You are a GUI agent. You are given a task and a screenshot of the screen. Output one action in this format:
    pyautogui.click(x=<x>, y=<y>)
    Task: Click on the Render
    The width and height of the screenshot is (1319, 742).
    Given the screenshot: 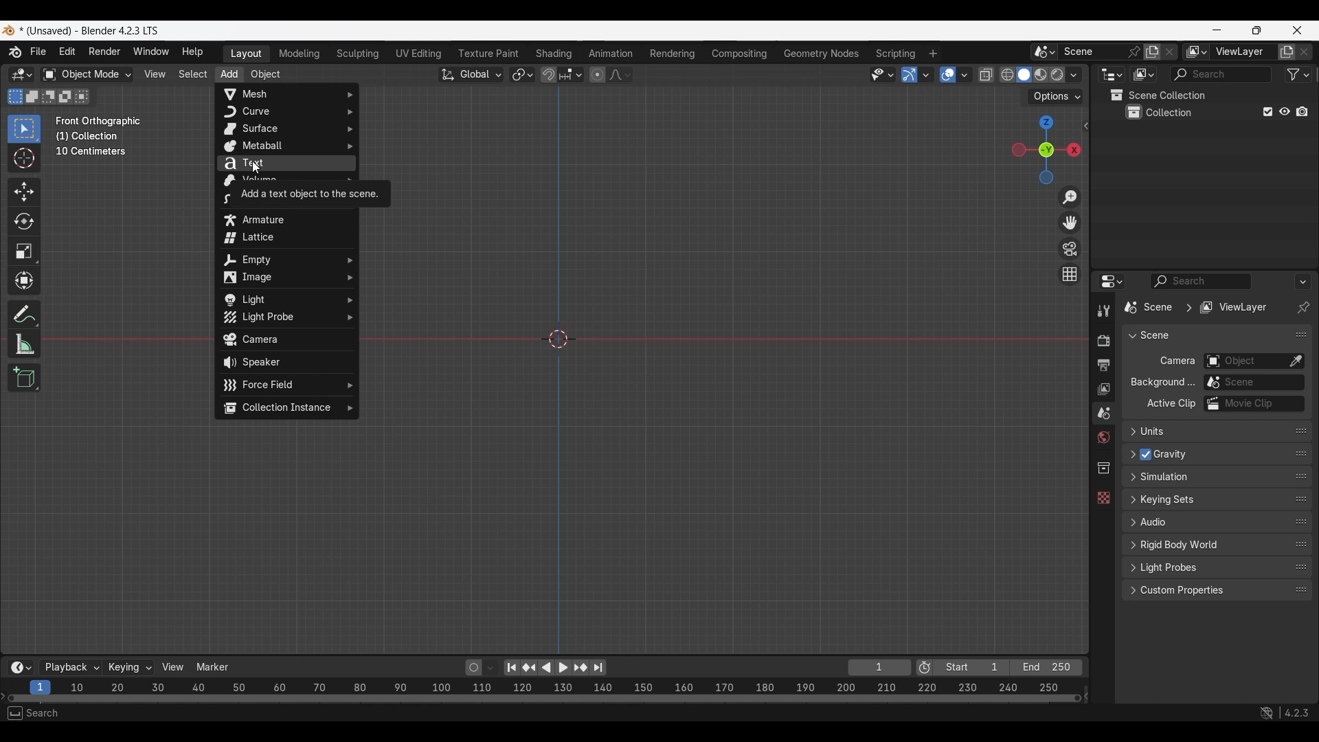 What is the action you would take?
    pyautogui.click(x=1103, y=340)
    